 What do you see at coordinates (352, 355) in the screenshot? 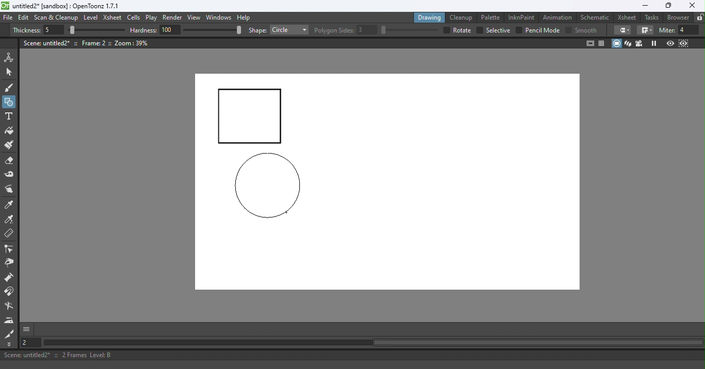
I see `Status bar` at bounding box center [352, 355].